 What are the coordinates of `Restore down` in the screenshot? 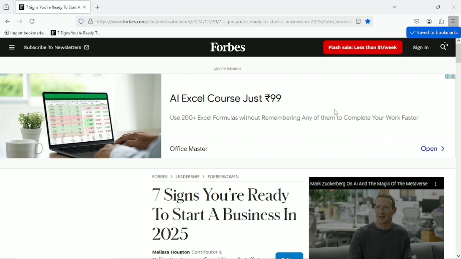 It's located at (437, 7).